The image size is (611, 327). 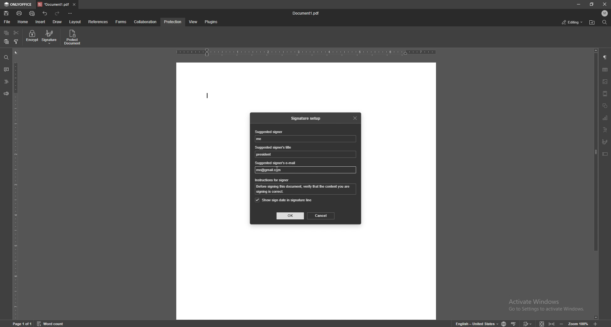 I want to click on horizontal scale, so click(x=306, y=53).